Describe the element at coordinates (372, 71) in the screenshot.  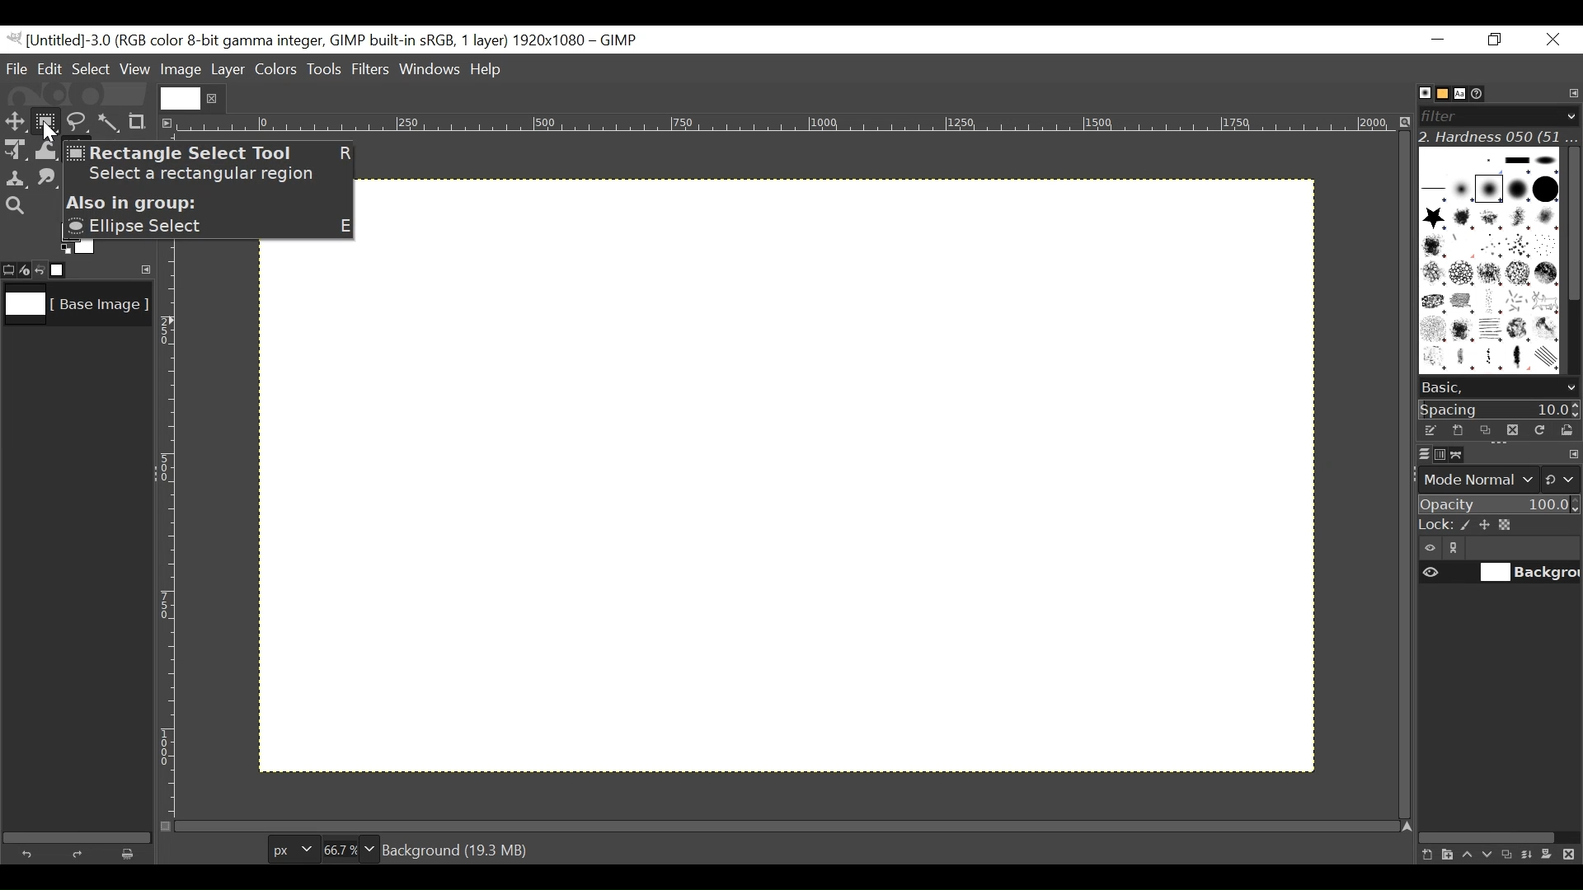
I see `Filters` at that location.